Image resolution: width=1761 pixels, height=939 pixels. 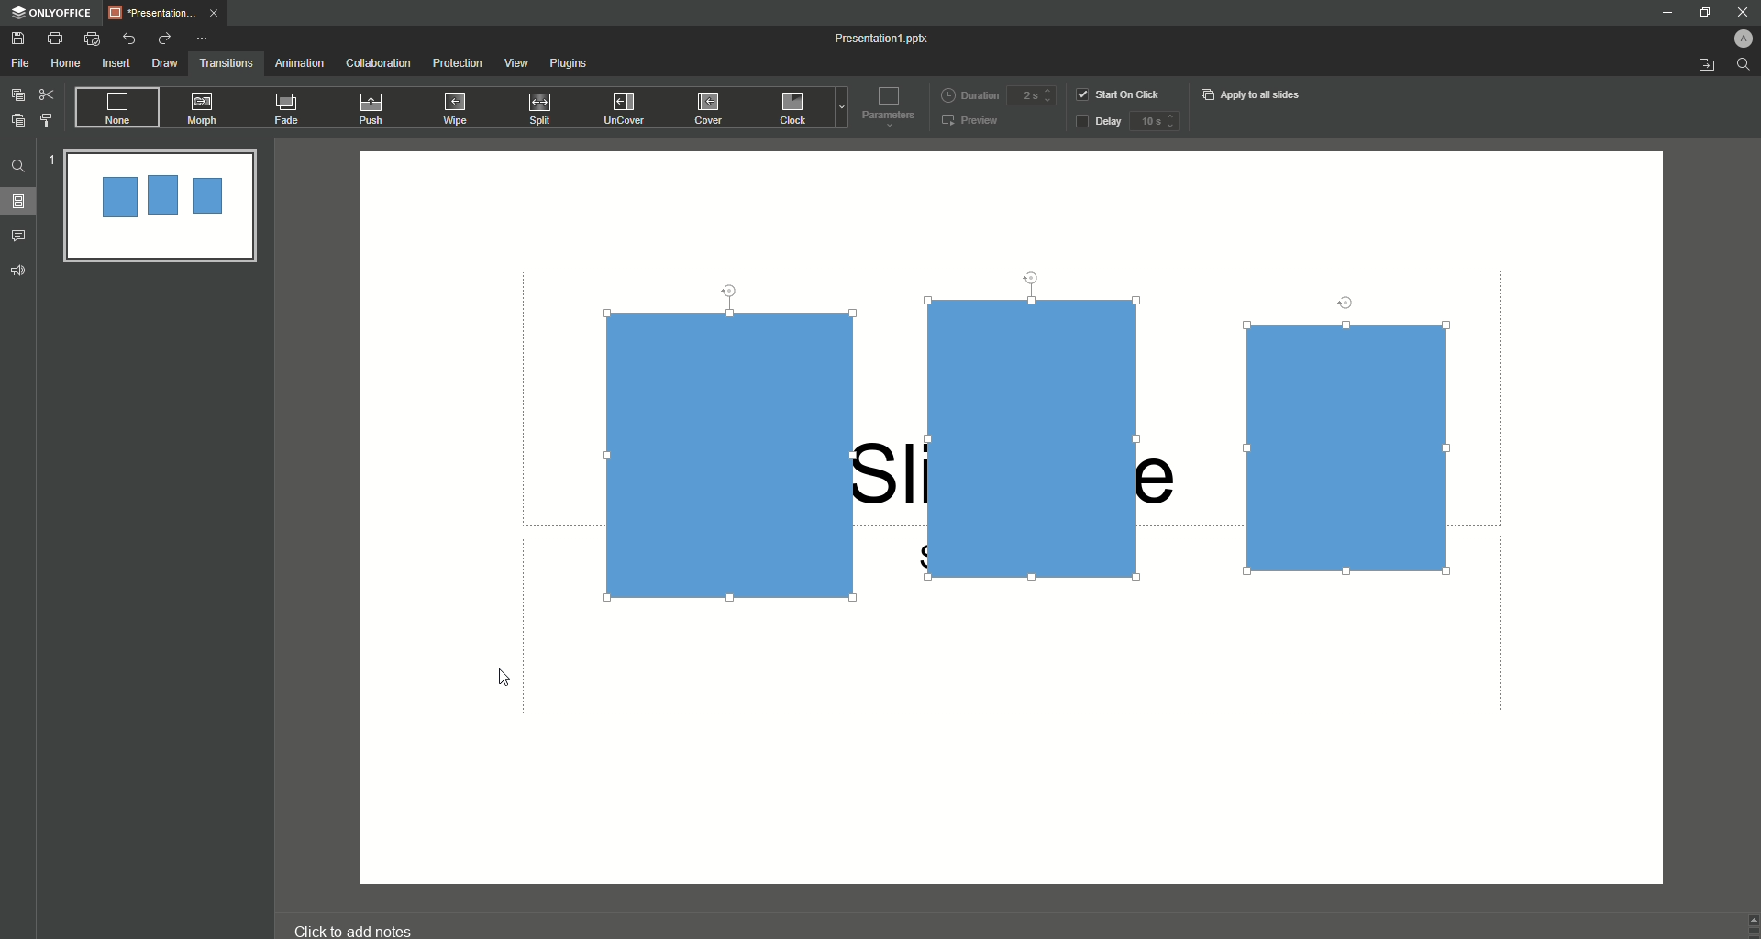 What do you see at coordinates (22, 235) in the screenshot?
I see `Comments` at bounding box center [22, 235].